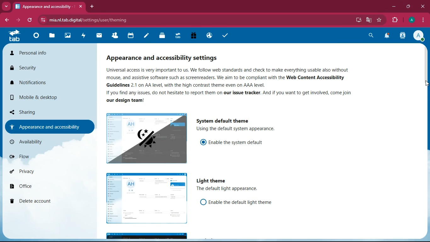 Image resolution: width=430 pixels, height=242 pixels. What do you see at coordinates (224, 35) in the screenshot?
I see `task` at bounding box center [224, 35].